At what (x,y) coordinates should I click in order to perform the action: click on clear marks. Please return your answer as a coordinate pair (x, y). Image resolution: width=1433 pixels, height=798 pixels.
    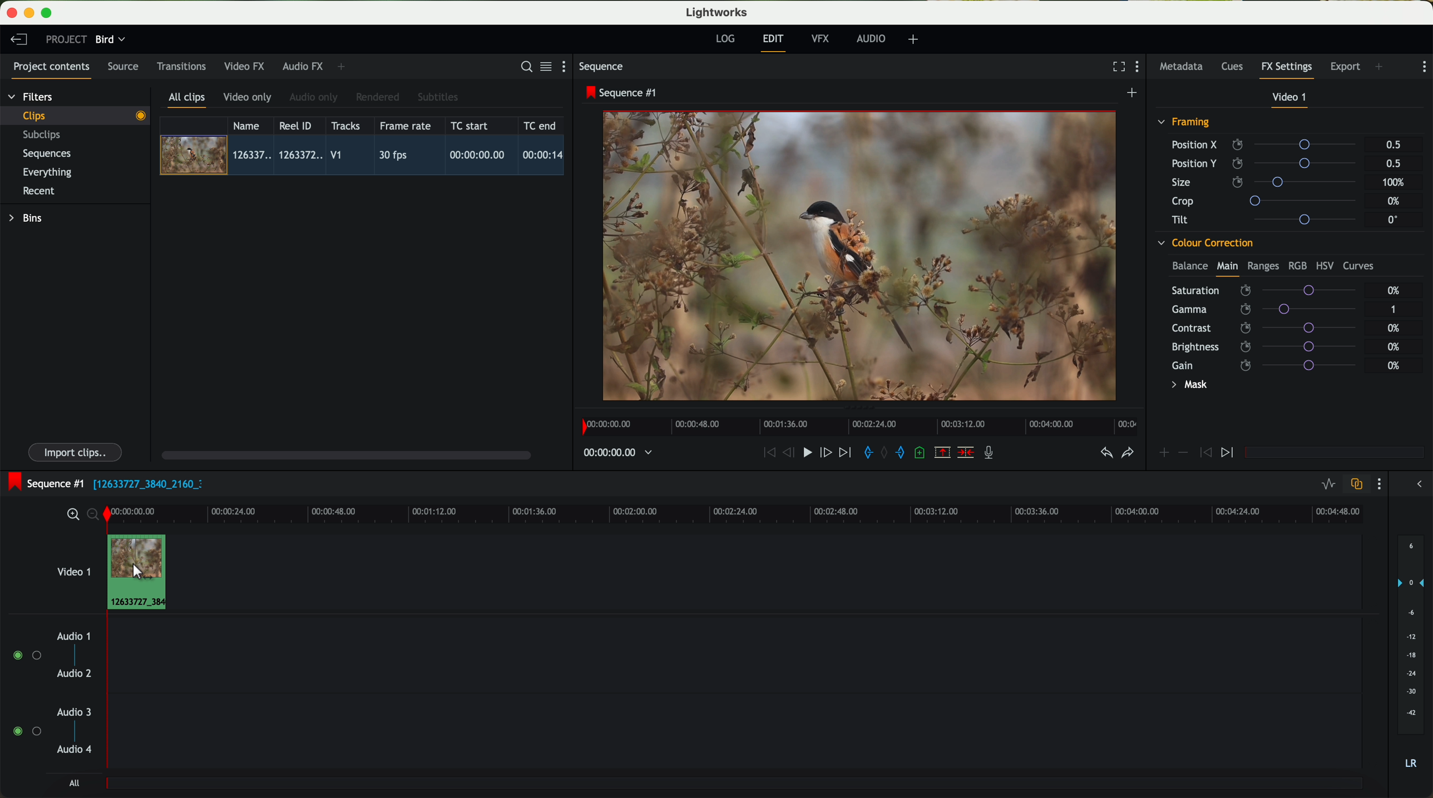
    Looking at the image, I should click on (885, 453).